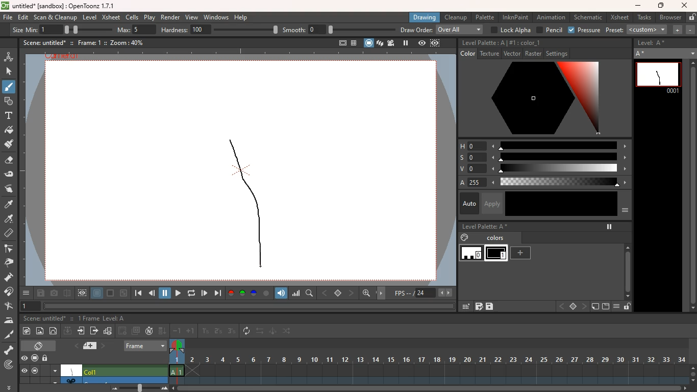 The height and width of the screenshot is (392, 697). Describe the element at coordinates (426, 17) in the screenshot. I see `drawing` at that location.